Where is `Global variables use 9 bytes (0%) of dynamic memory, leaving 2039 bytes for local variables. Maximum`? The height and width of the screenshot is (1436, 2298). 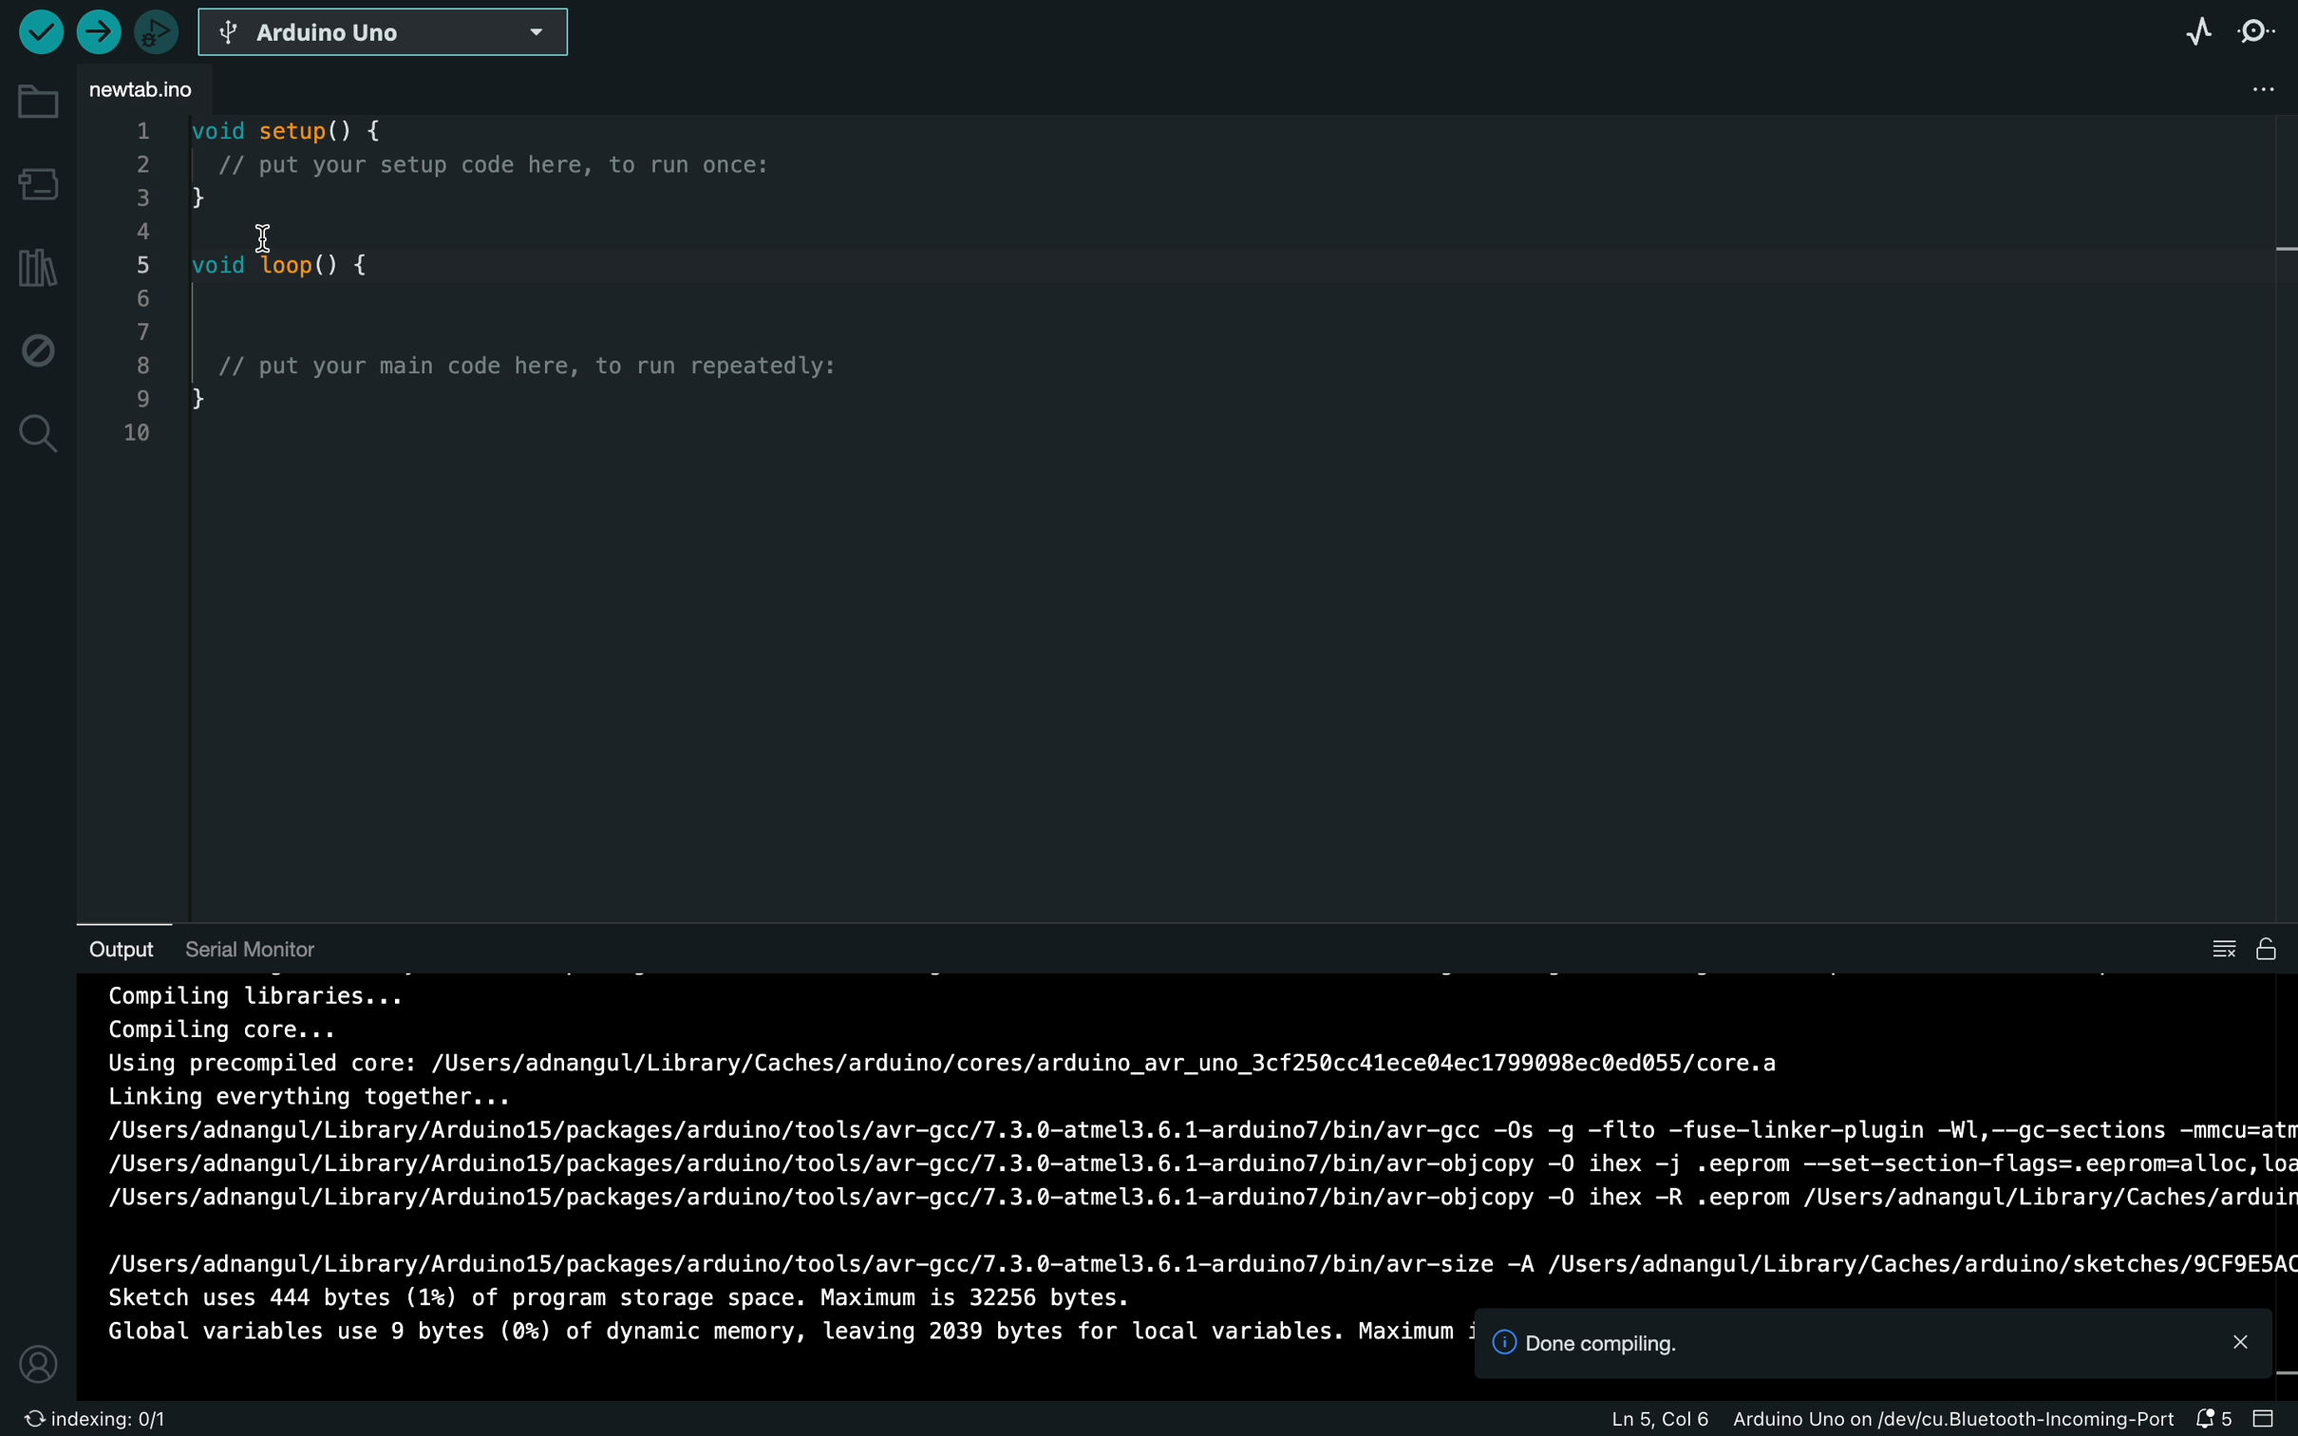 Global variables use 9 bytes (0%) of dynamic memory, leaving 2039 bytes for local variables. Maximum is located at coordinates (776, 1332).